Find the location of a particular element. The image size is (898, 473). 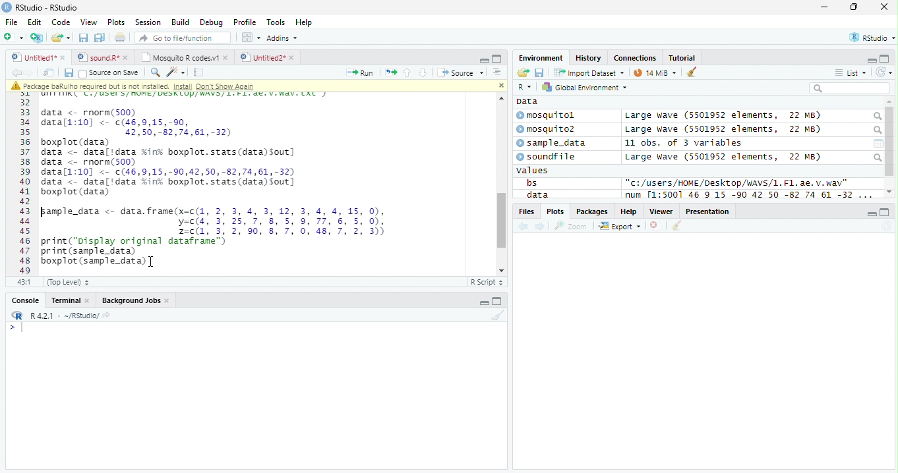

RStudio is located at coordinates (871, 37).